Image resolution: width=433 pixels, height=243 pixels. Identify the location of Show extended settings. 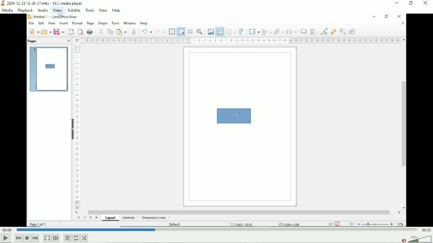
(56, 238).